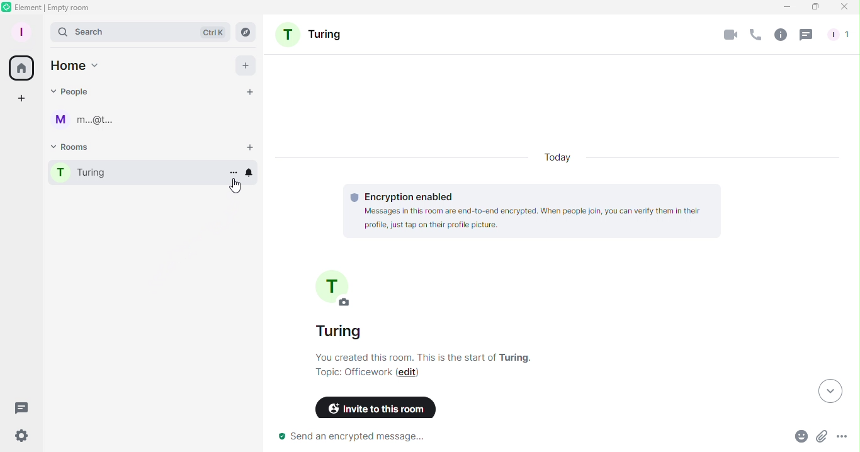 This screenshot has height=452, width=860. I want to click on People, so click(840, 37).